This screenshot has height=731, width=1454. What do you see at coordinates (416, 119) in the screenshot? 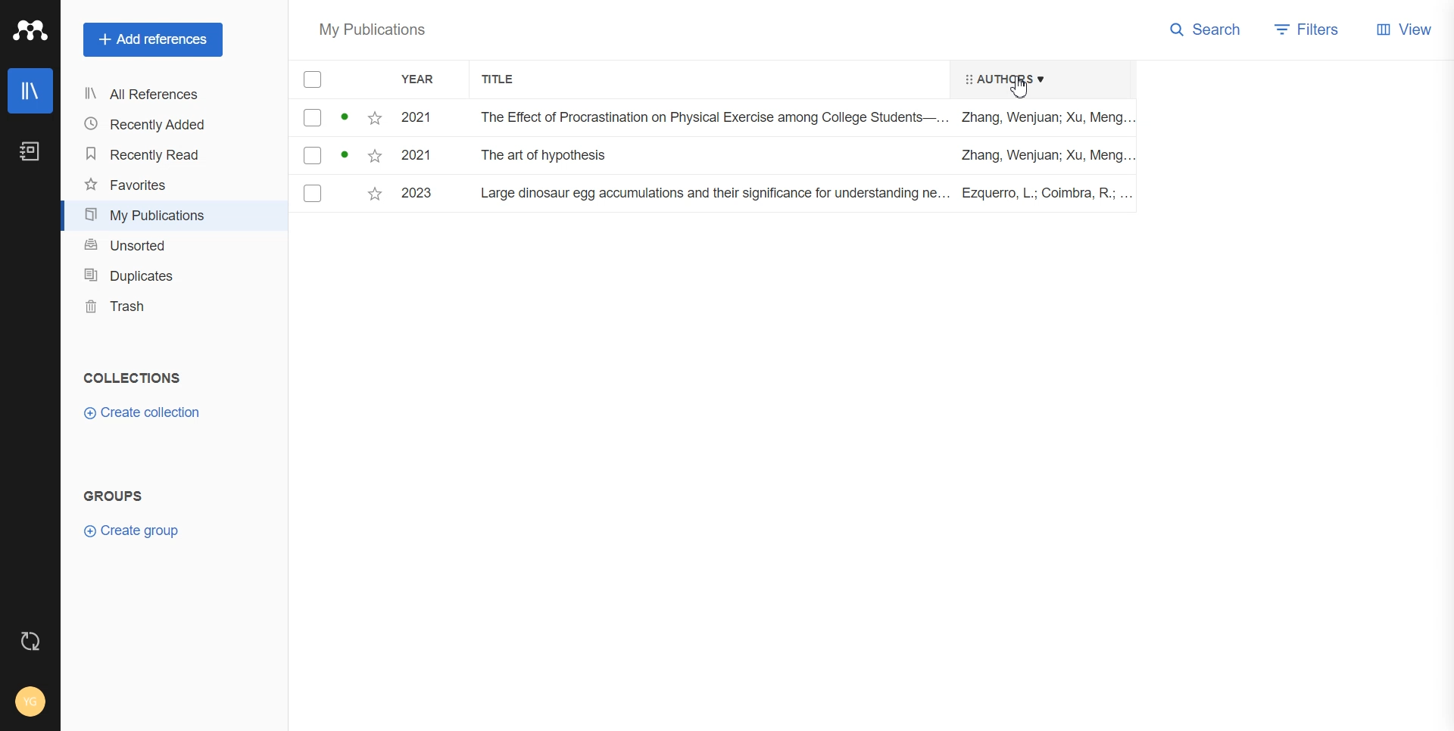
I see `2021` at bounding box center [416, 119].